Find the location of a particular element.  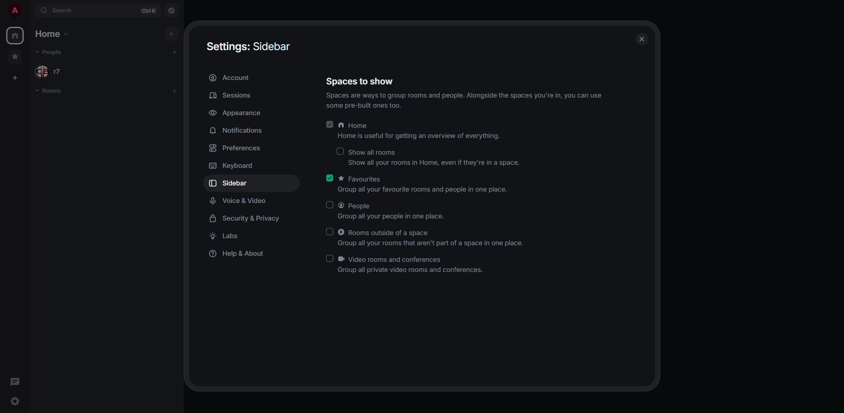

notifications is located at coordinates (235, 130).